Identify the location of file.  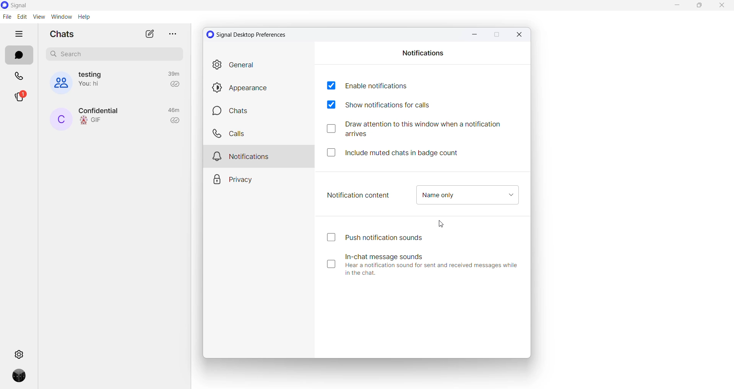
(7, 17).